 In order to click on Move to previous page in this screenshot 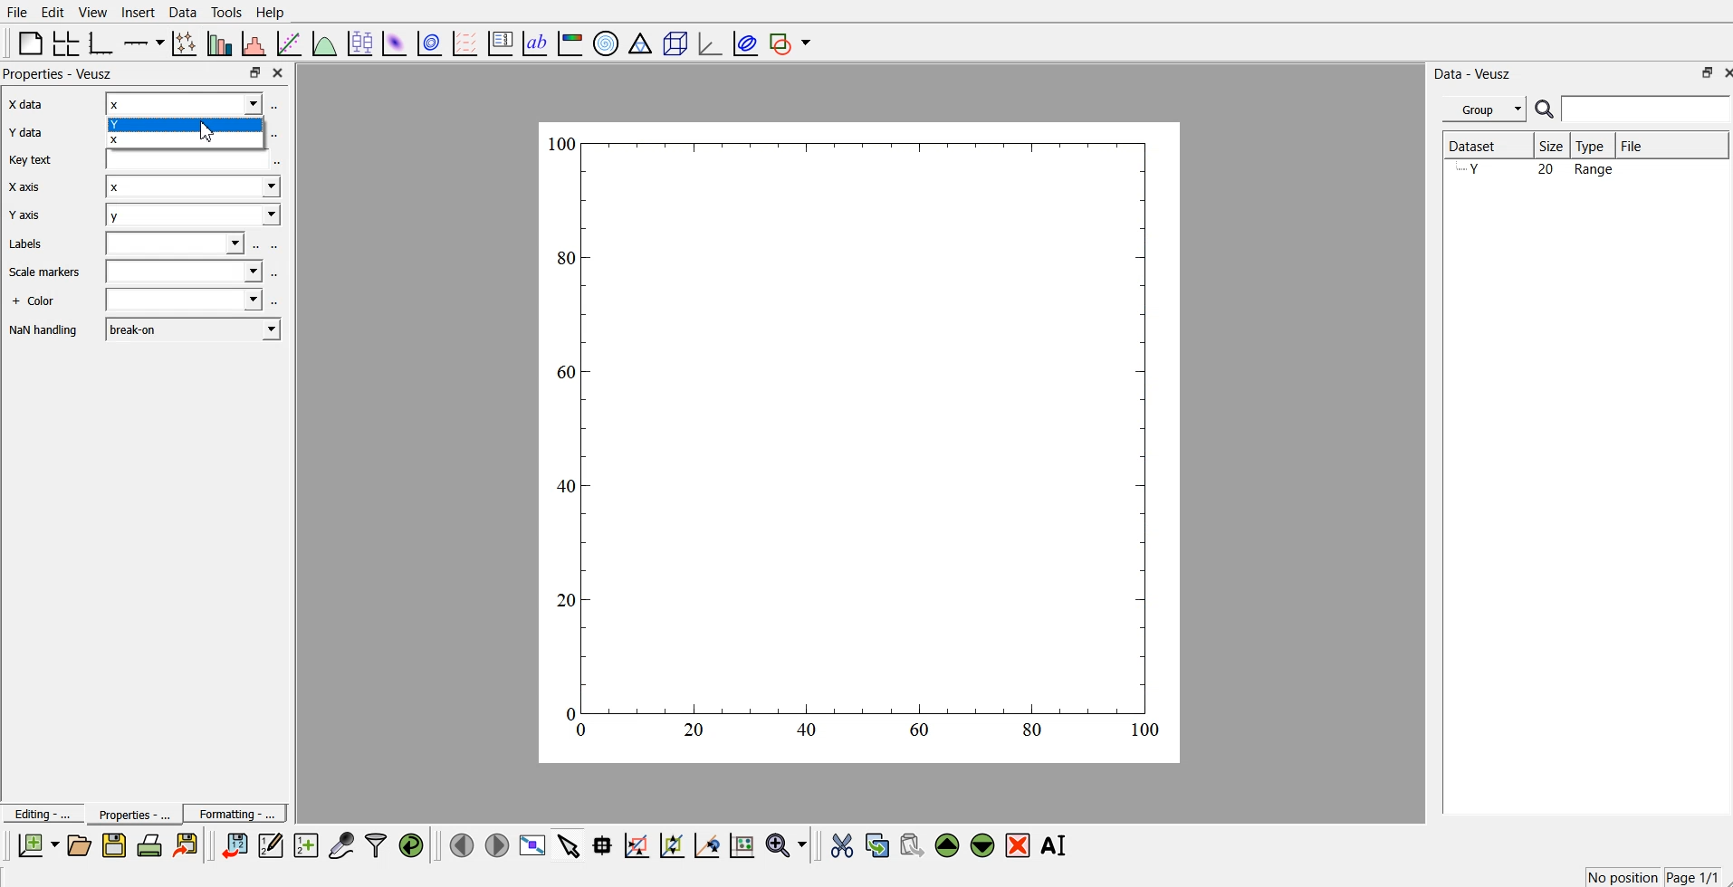, I will do `click(459, 844)`.